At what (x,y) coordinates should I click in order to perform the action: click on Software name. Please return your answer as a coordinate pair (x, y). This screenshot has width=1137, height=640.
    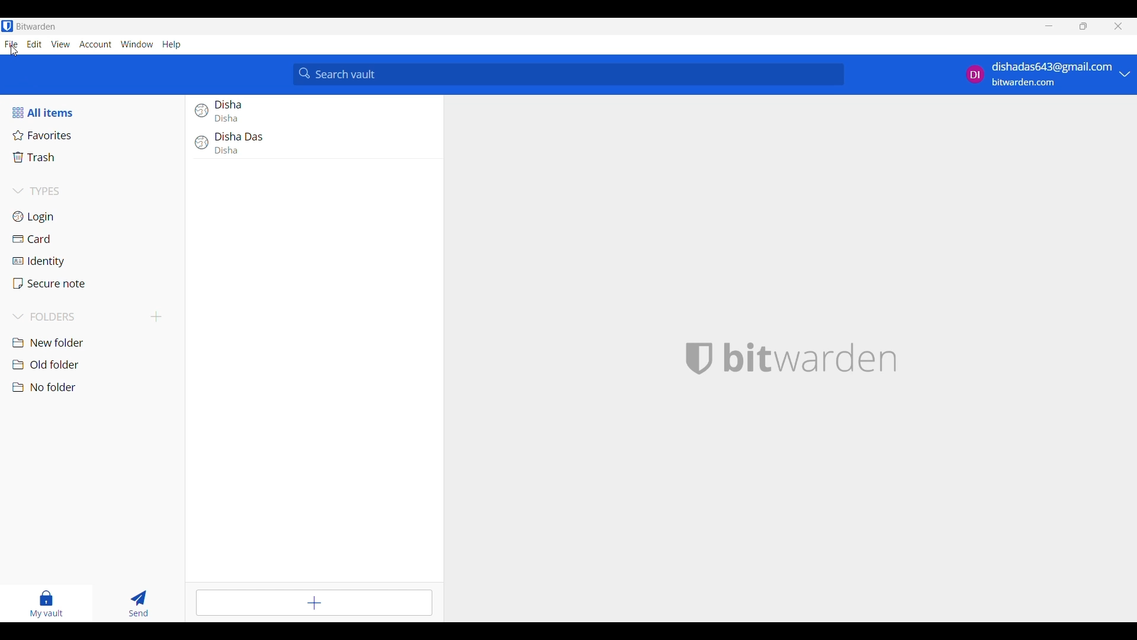
    Looking at the image, I should click on (36, 27).